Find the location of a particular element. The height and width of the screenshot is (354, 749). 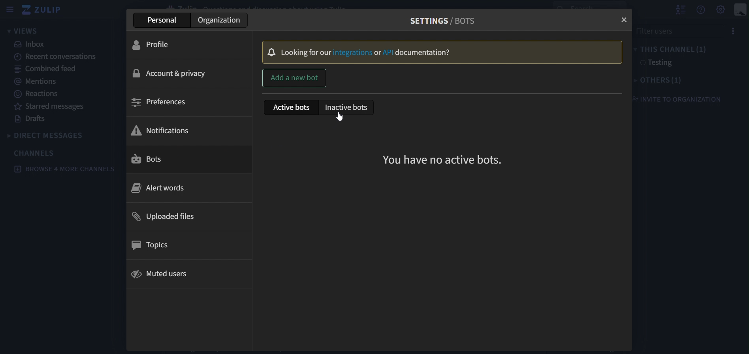

close is located at coordinates (625, 21).